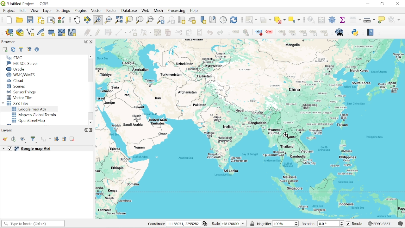  Describe the element at coordinates (398, 4) in the screenshot. I see `Close` at that location.